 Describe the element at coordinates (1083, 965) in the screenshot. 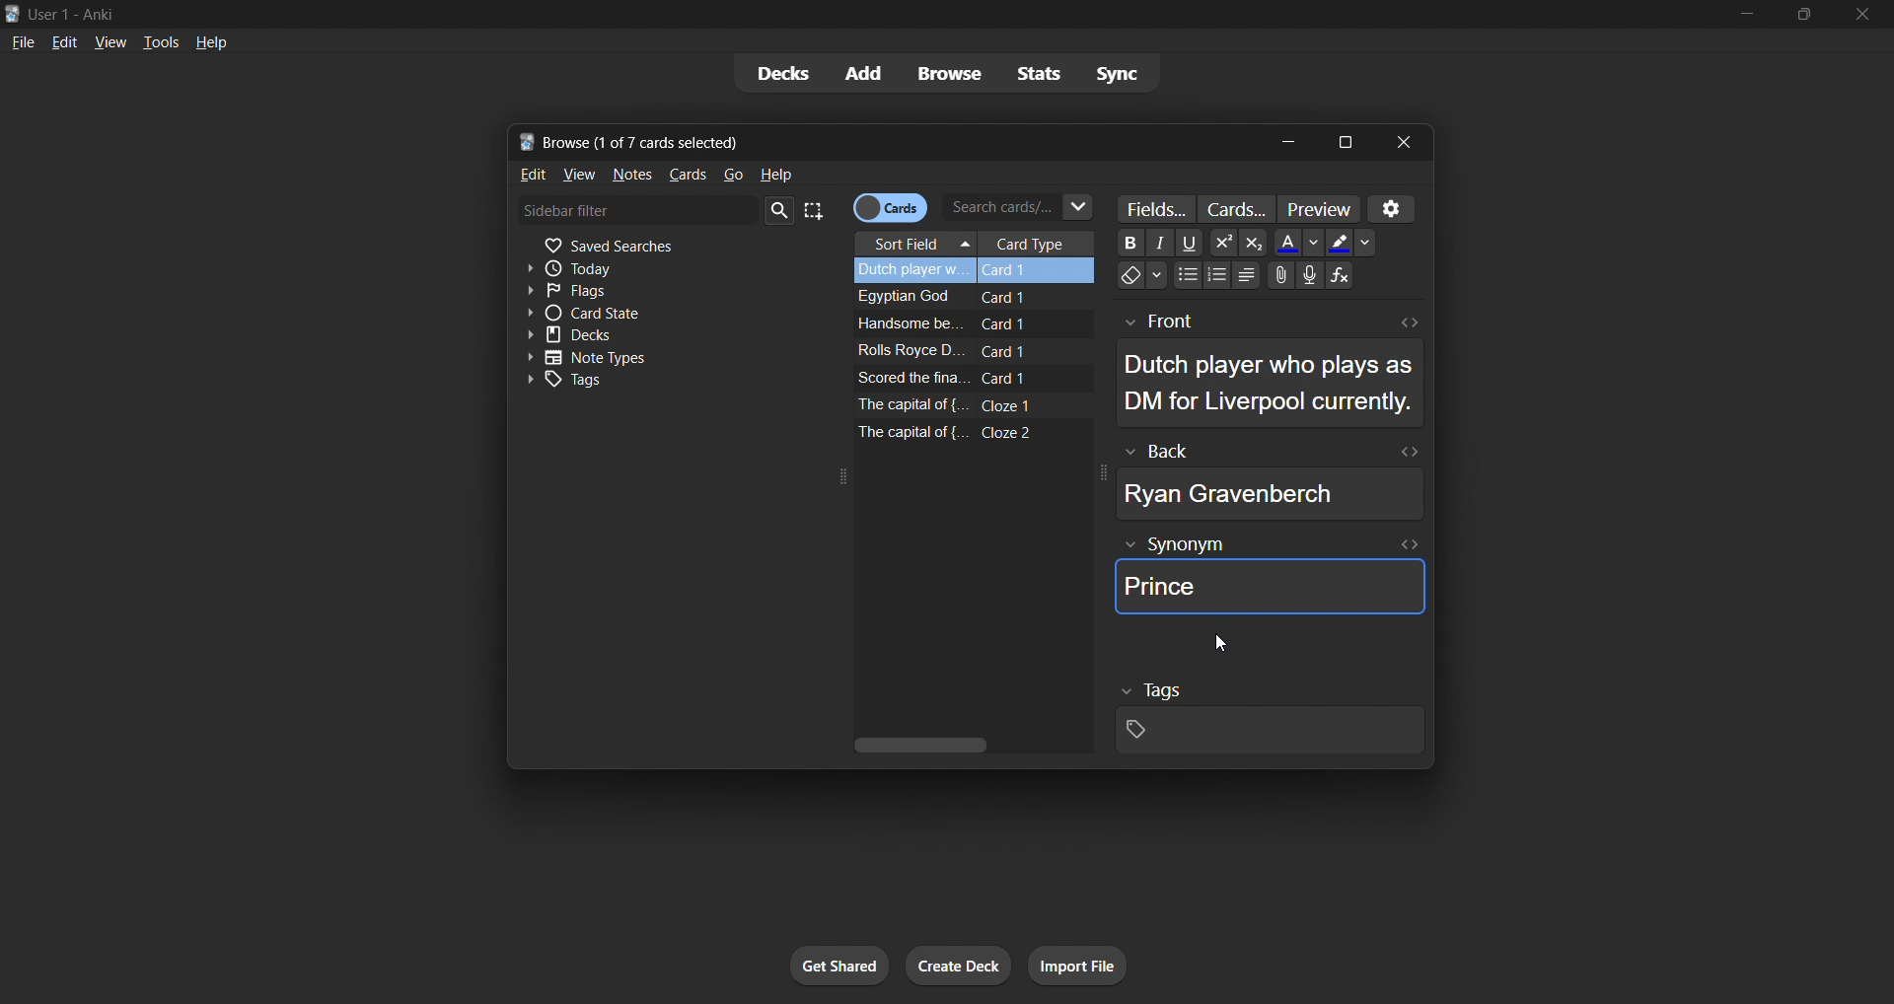

I see `import file` at that location.